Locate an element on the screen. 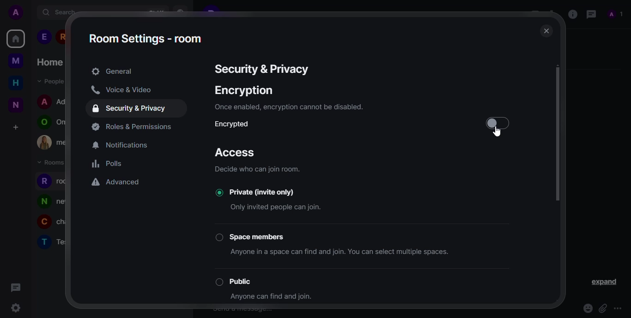 This screenshot has height=318, width=631. myspace is located at coordinates (15, 61).